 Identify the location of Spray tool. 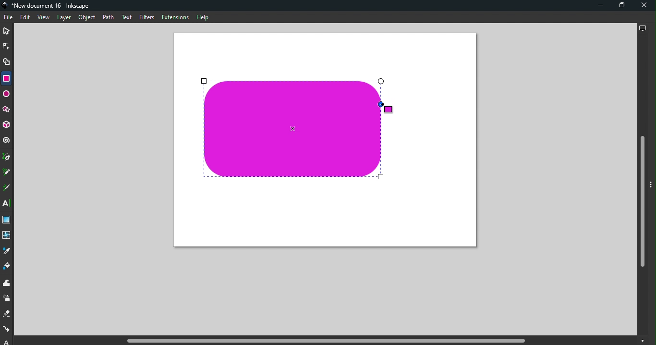
(8, 299).